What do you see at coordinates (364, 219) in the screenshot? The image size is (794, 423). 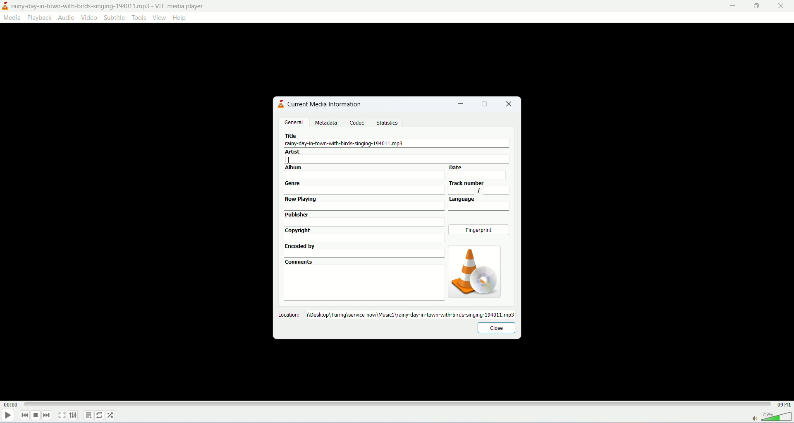 I see `publisher` at bounding box center [364, 219].